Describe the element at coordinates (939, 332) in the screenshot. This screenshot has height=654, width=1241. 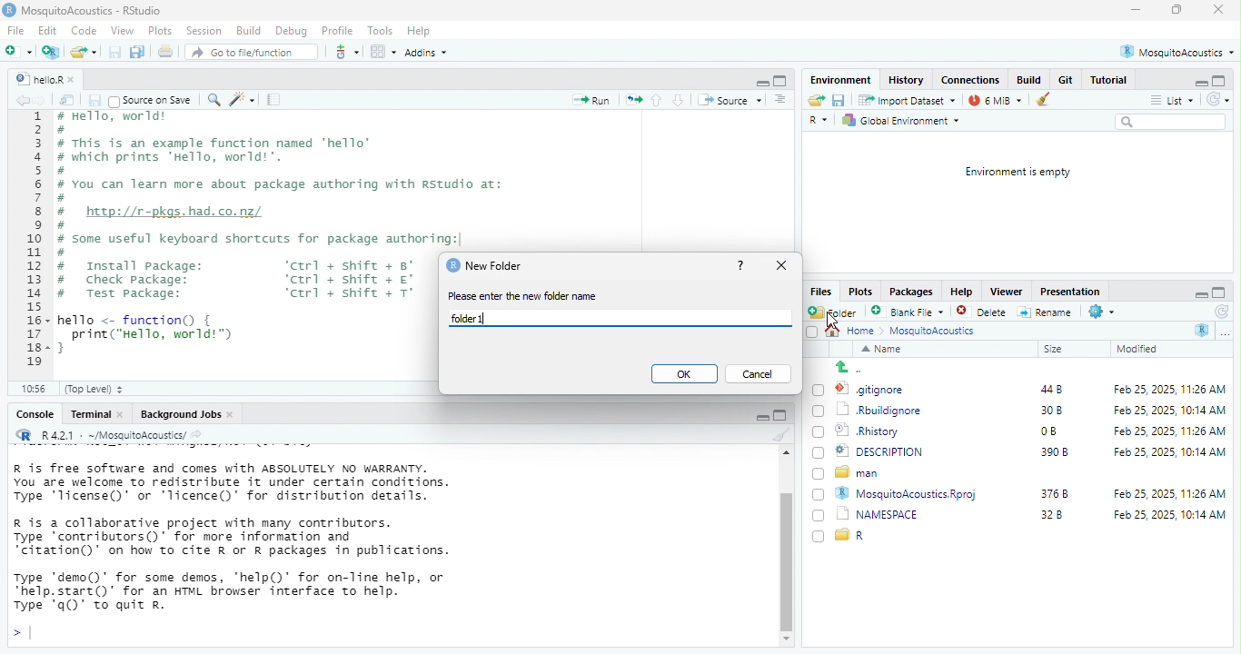
I see `  MosguitoAcoustics` at that location.